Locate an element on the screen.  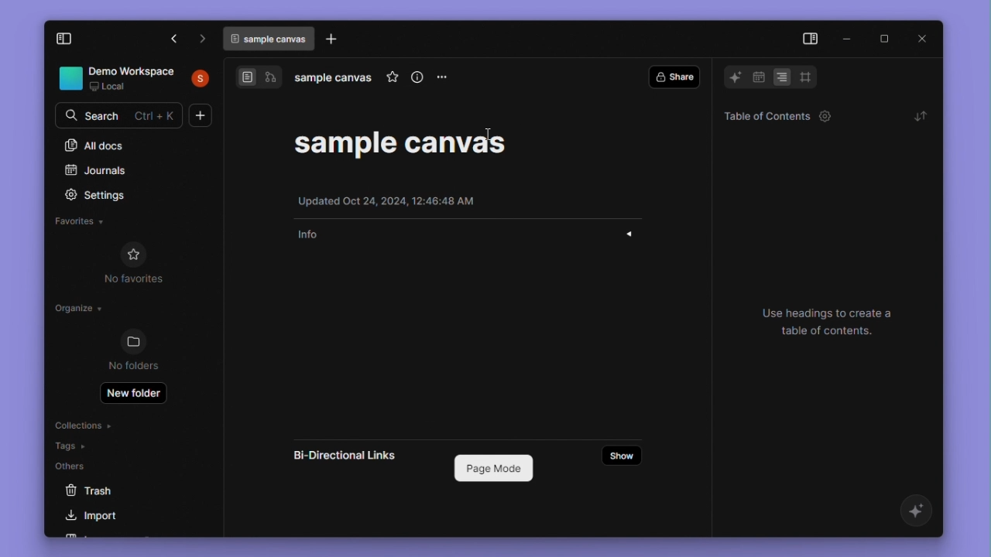
more options is located at coordinates (444, 83).